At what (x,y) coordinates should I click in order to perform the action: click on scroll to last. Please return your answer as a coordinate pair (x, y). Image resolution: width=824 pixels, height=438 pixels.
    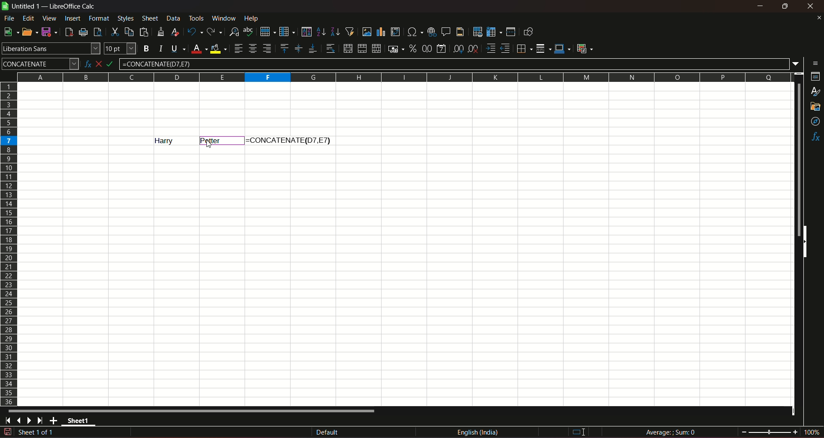
    Looking at the image, I should click on (42, 421).